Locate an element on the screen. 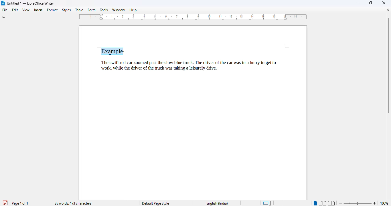 Image resolution: width=391 pixels, height=206 pixels. insert is located at coordinates (38, 10).